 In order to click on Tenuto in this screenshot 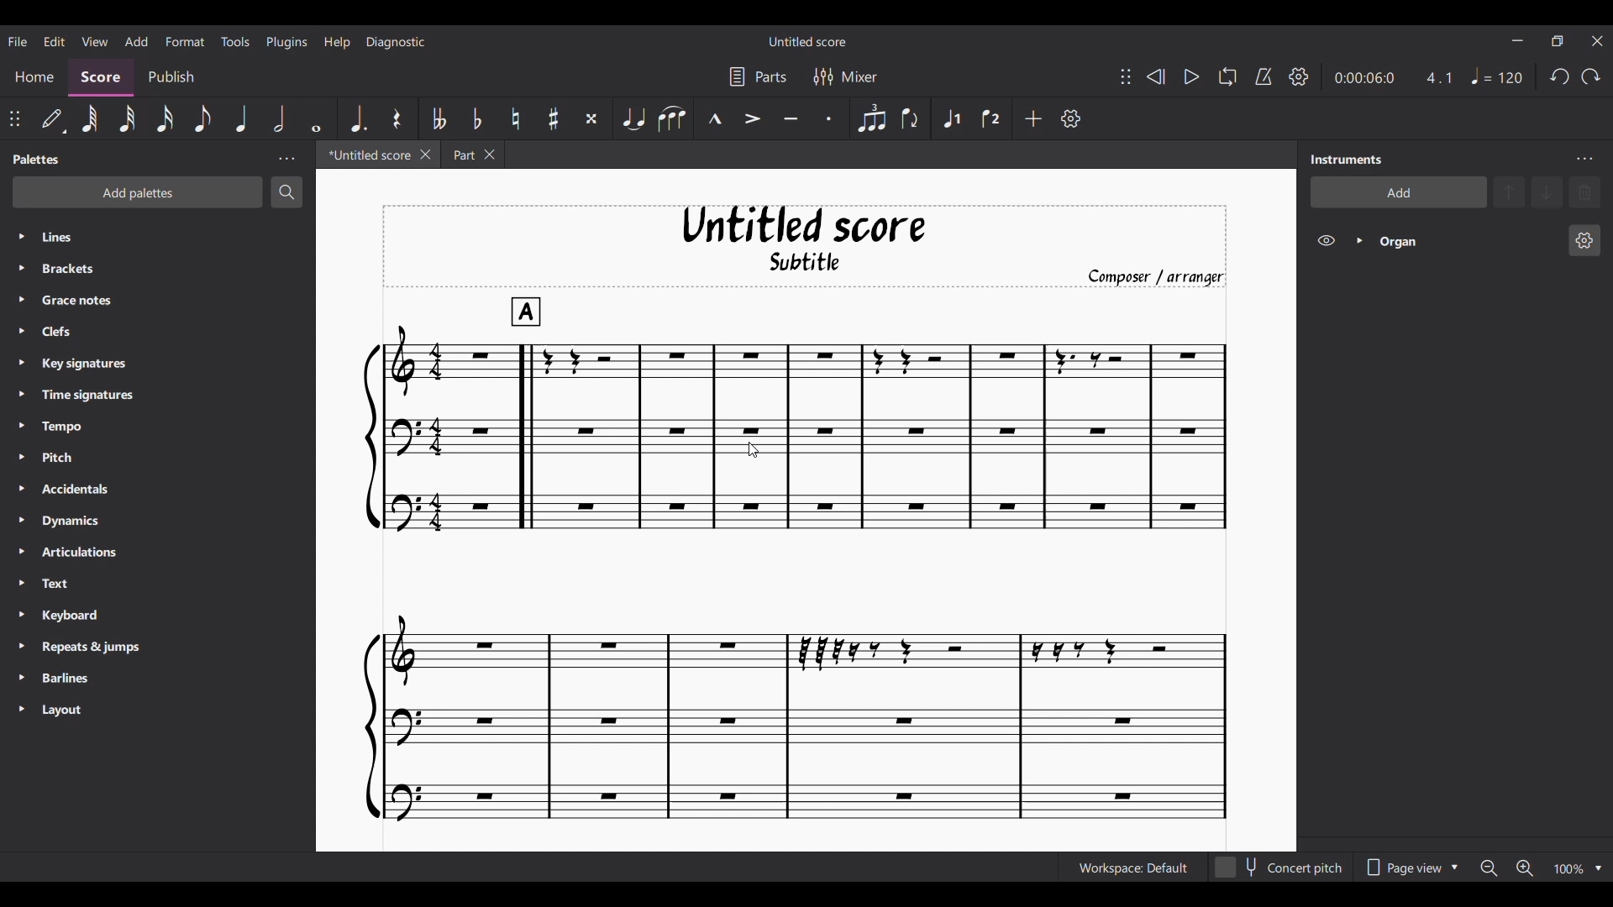, I will do `click(791, 119)`.